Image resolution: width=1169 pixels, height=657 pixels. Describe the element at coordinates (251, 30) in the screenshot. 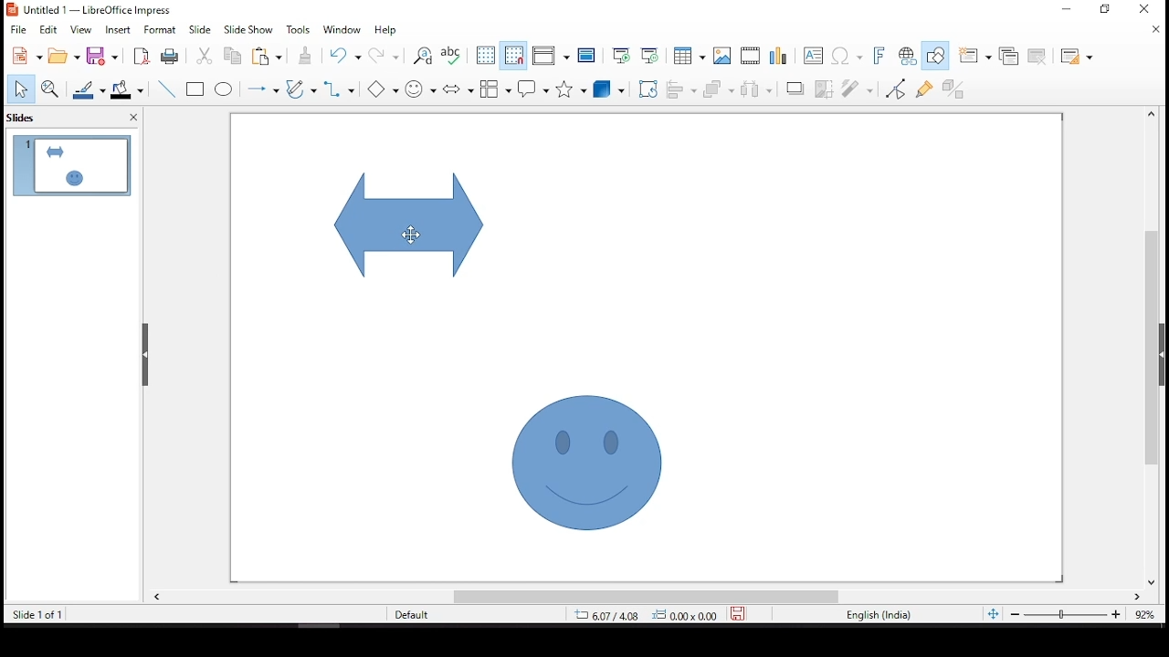

I see `slide show` at that location.